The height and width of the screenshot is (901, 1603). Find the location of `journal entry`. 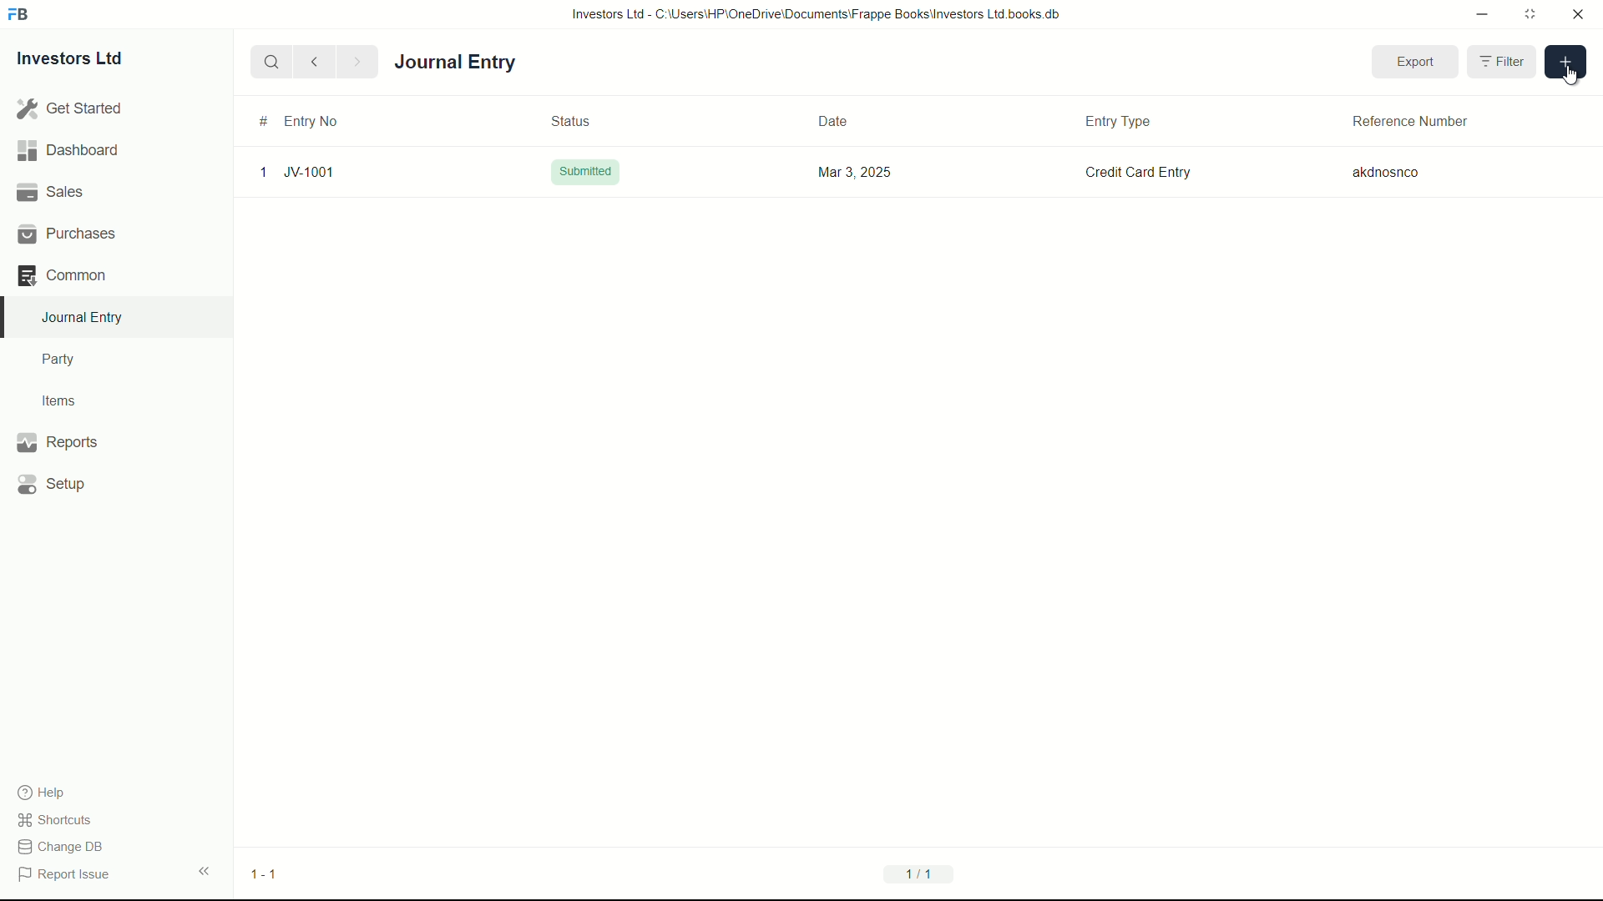

journal entry is located at coordinates (503, 63).